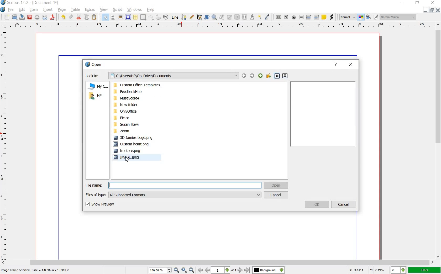  What do you see at coordinates (96, 195) in the screenshot?
I see `FILES OF TYPE` at bounding box center [96, 195].